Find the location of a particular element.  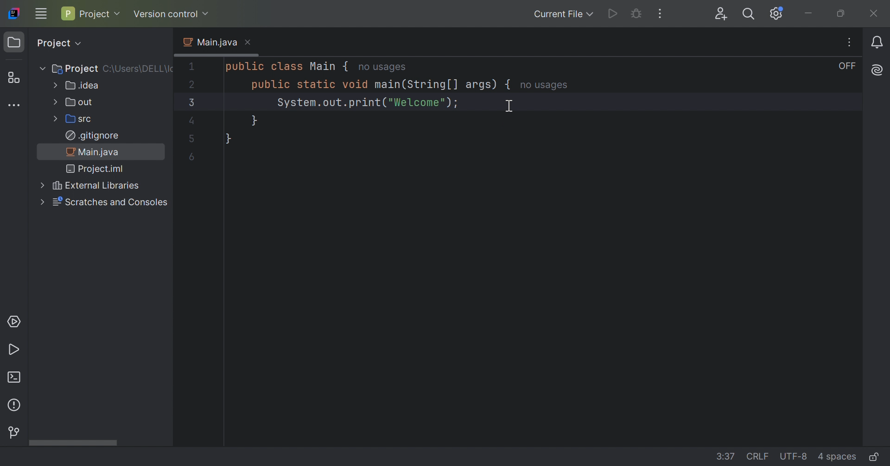

CRLF is located at coordinates (759, 456).